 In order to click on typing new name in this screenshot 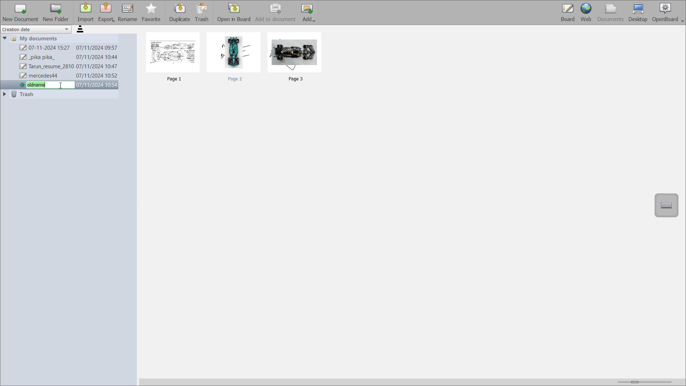, I will do `click(69, 85)`.